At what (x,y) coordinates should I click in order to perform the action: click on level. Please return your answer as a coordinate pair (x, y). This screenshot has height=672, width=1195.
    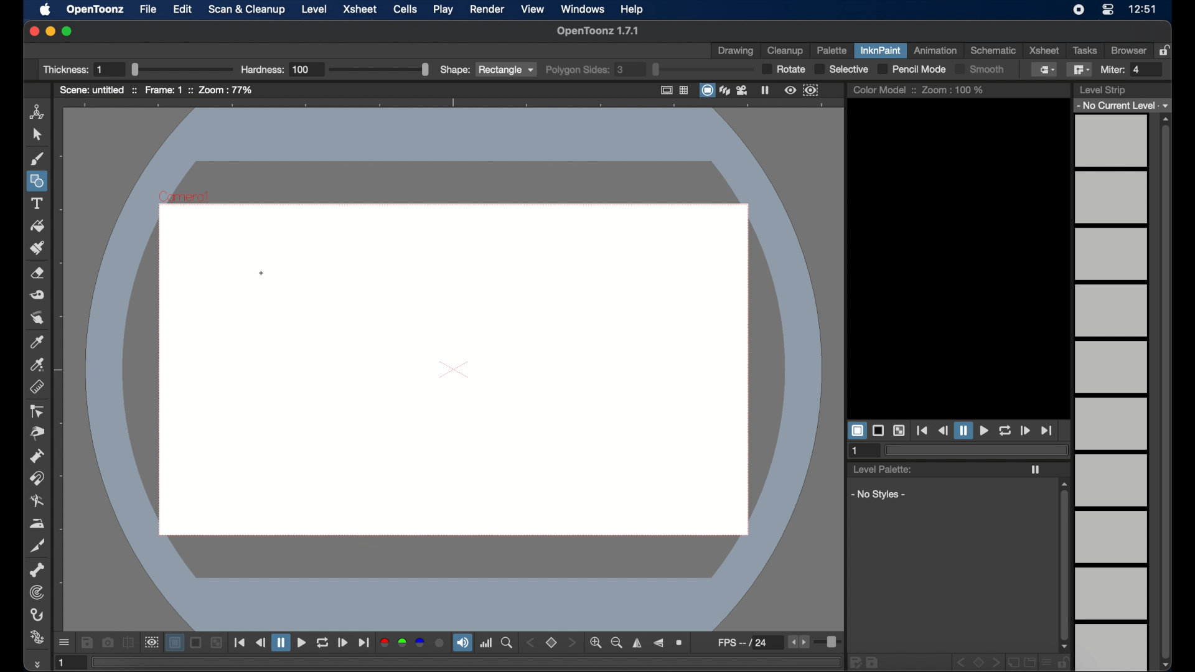
    Looking at the image, I should click on (314, 9).